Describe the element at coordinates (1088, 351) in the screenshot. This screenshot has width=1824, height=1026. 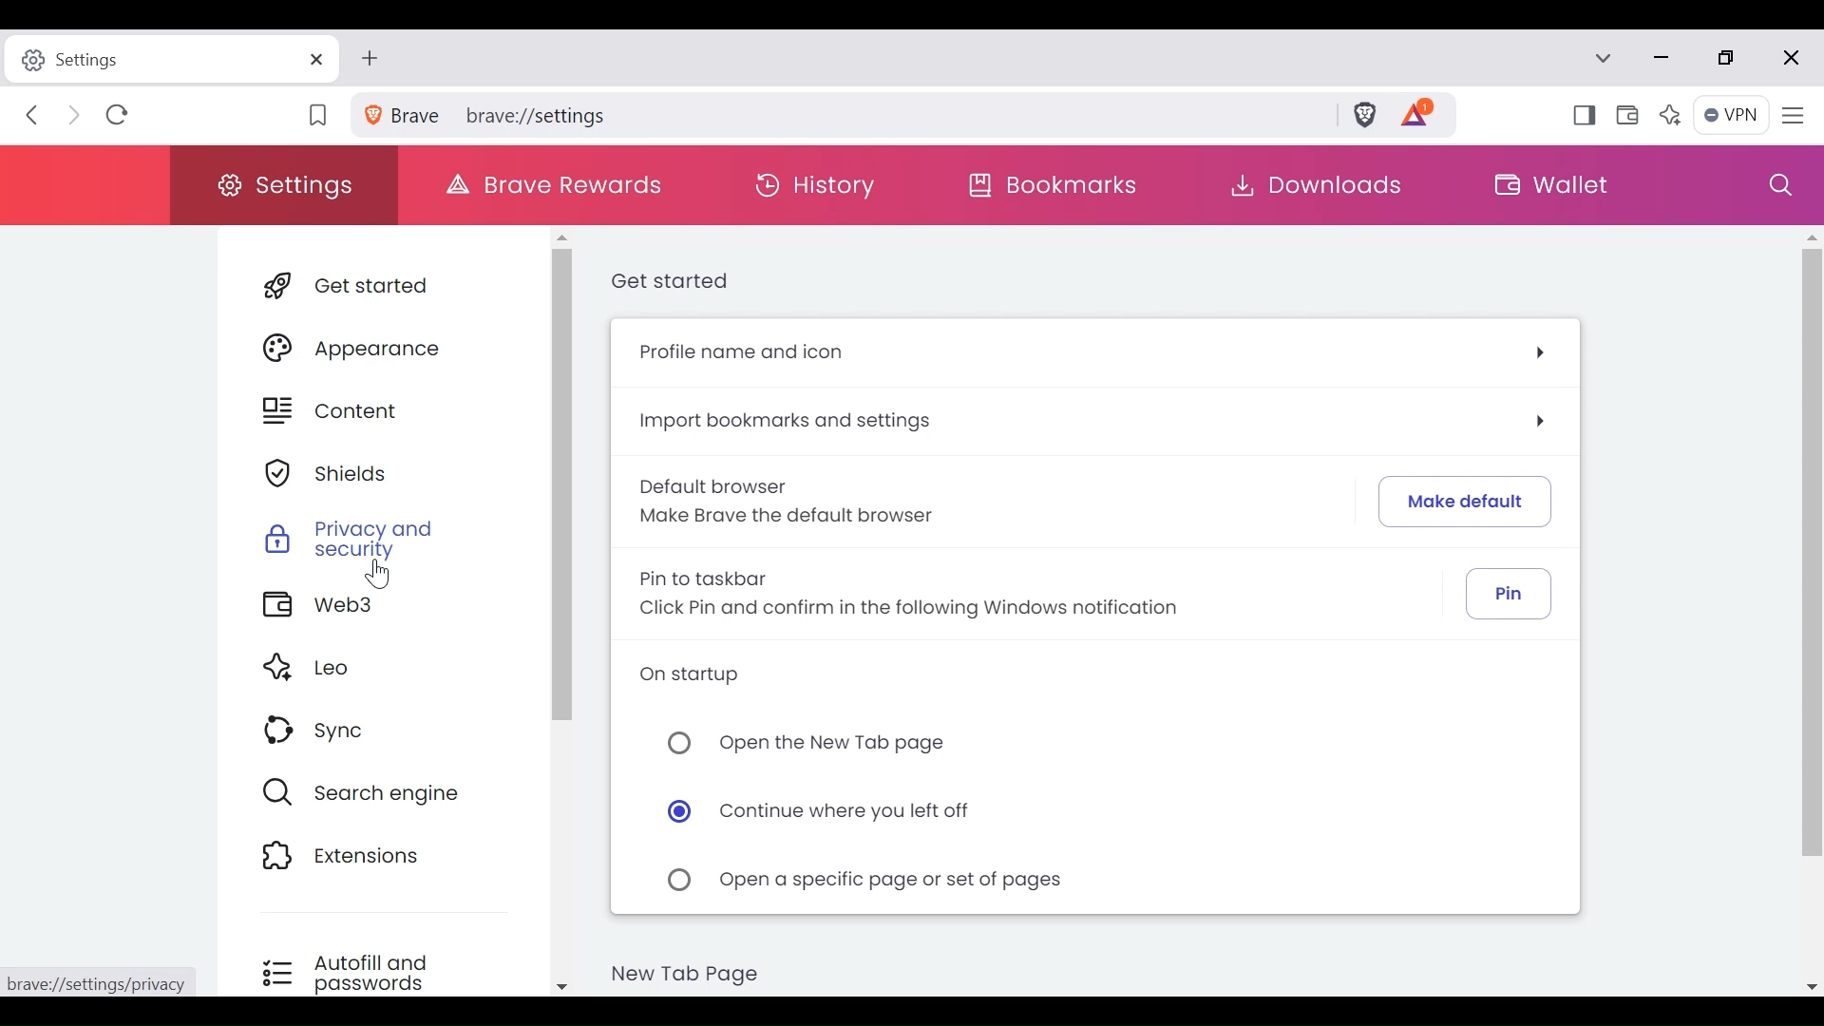
I see `Profile name and icon` at that location.